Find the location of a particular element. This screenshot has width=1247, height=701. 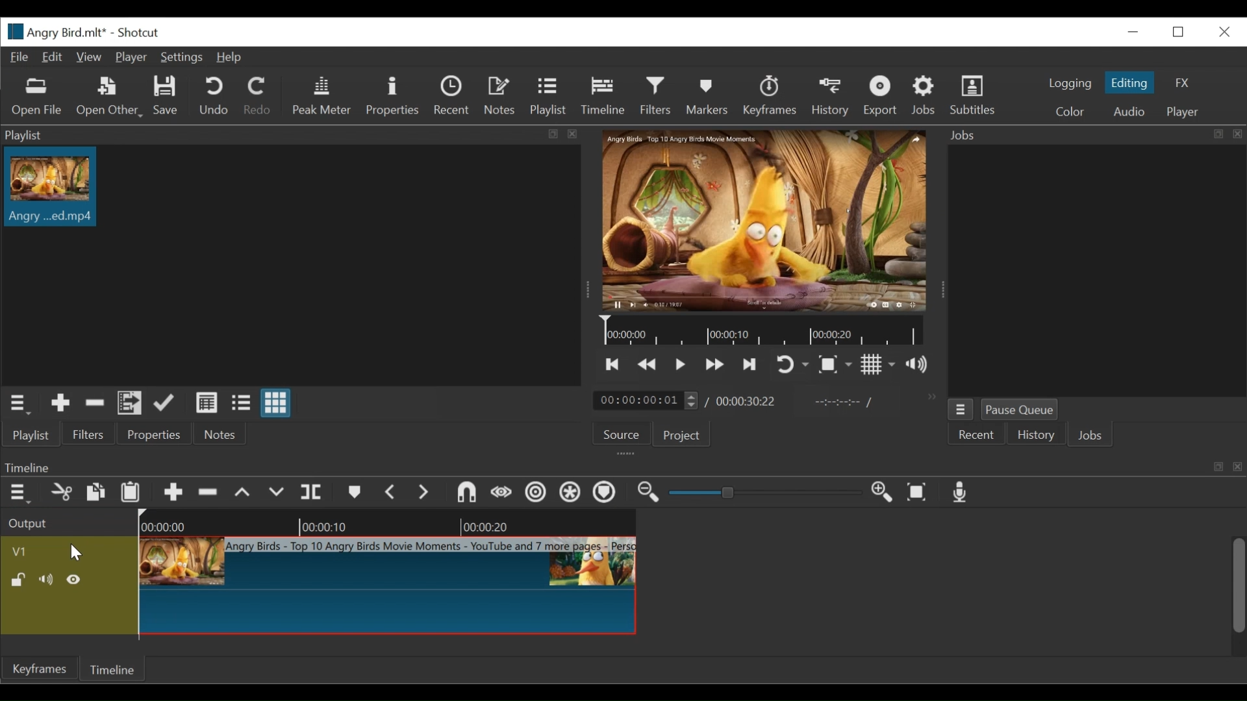

Skip to the next point is located at coordinates (750, 364).